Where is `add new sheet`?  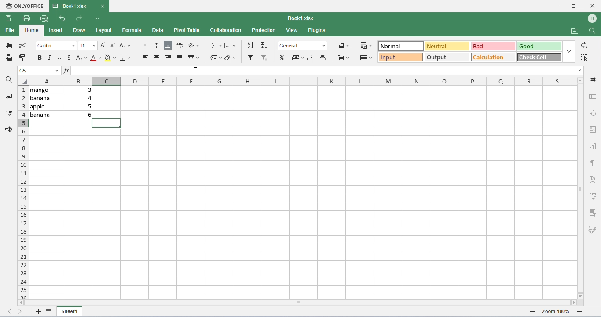 add new sheet is located at coordinates (37, 311).